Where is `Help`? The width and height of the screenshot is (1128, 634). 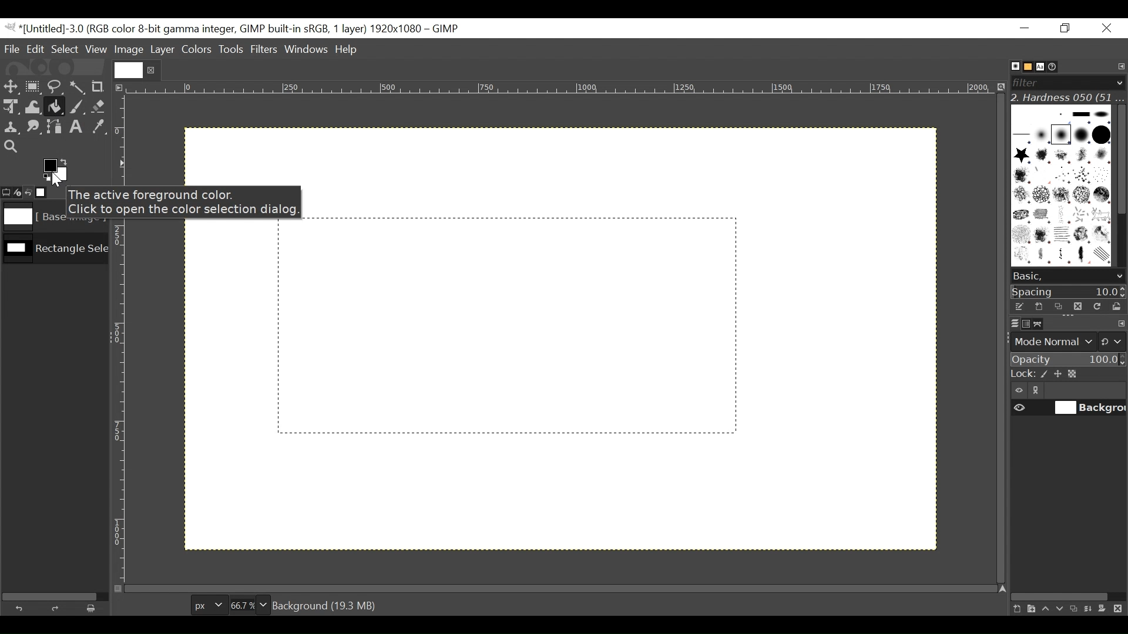 Help is located at coordinates (348, 50).